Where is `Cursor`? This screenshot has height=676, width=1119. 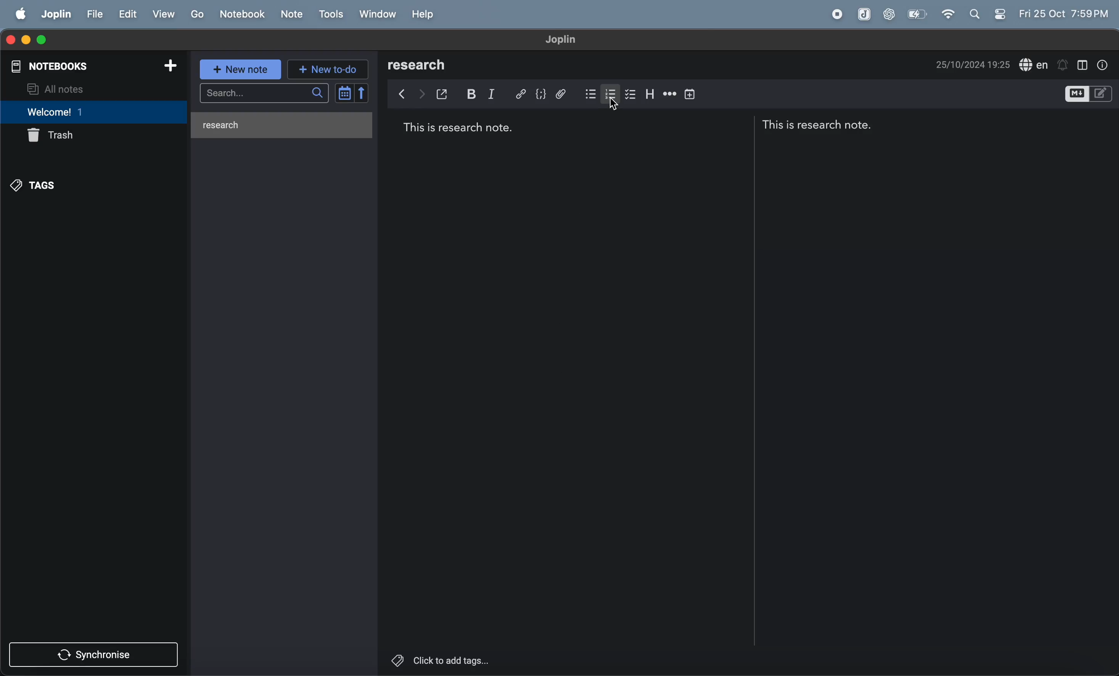 Cursor is located at coordinates (615, 109).